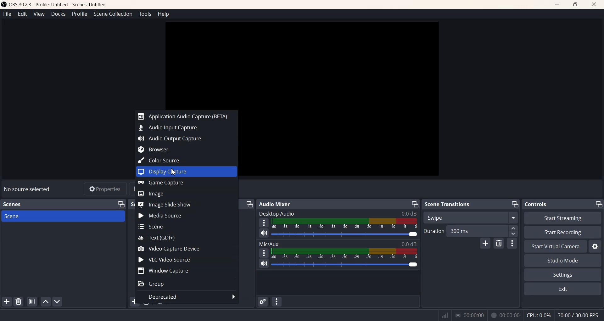 The height and width of the screenshot is (321, 604). Describe the element at coordinates (512, 243) in the screenshot. I see `transition properties ` at that location.